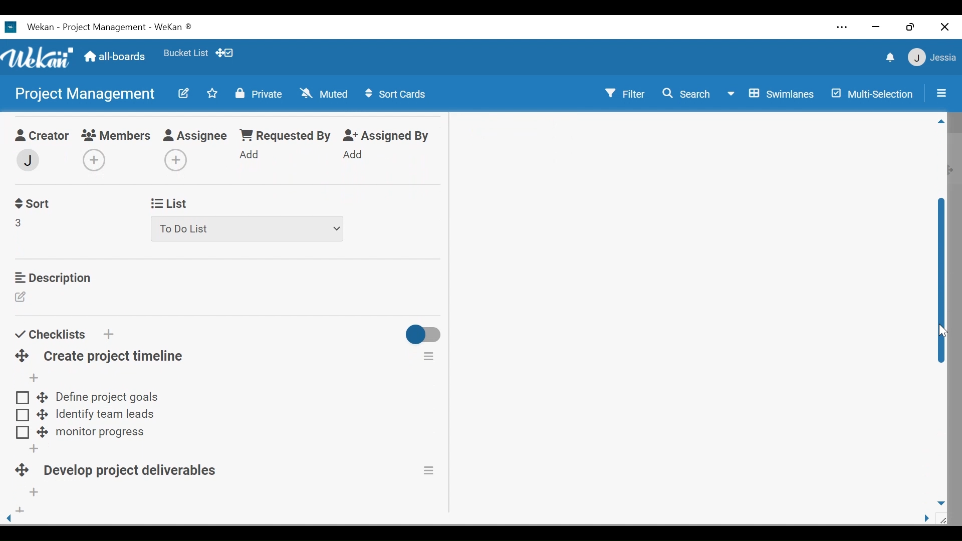  I want to click on Sort Cards, so click(397, 94).